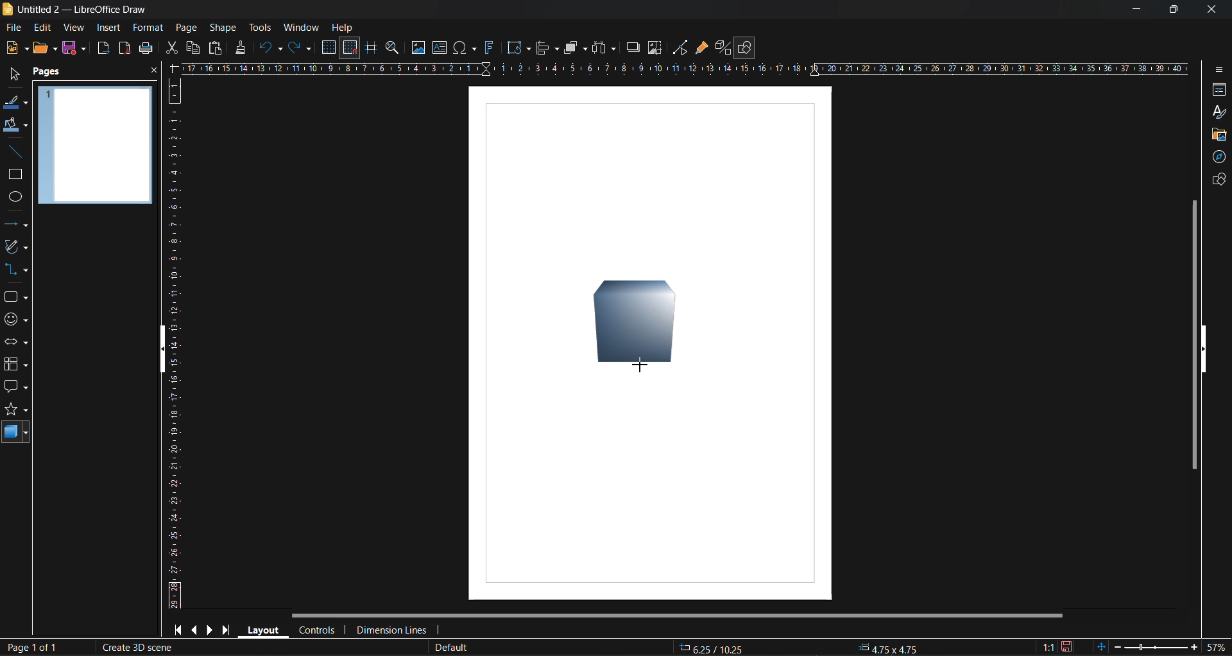 This screenshot has height=656, width=1232. What do you see at coordinates (1194, 334) in the screenshot?
I see `vertical scroll bar` at bounding box center [1194, 334].